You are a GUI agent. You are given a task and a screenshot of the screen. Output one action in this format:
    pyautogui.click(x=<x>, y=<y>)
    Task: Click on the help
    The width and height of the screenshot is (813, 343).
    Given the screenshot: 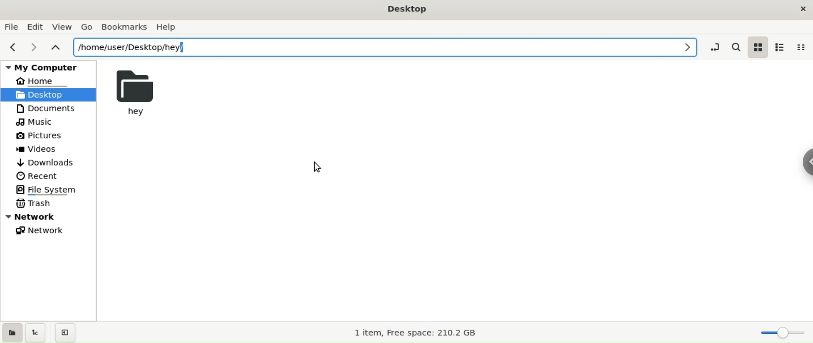 What is the action you would take?
    pyautogui.click(x=171, y=28)
    